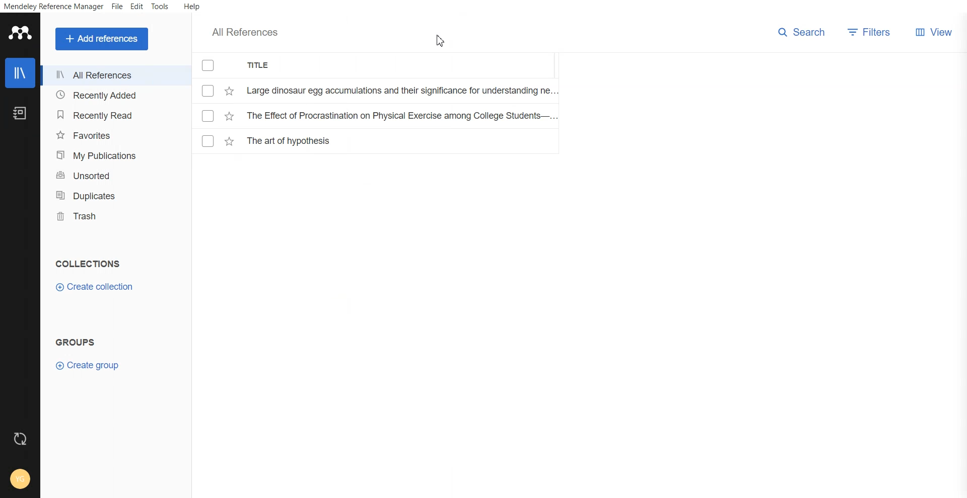 The width and height of the screenshot is (967, 498). I want to click on Edit, so click(136, 7).